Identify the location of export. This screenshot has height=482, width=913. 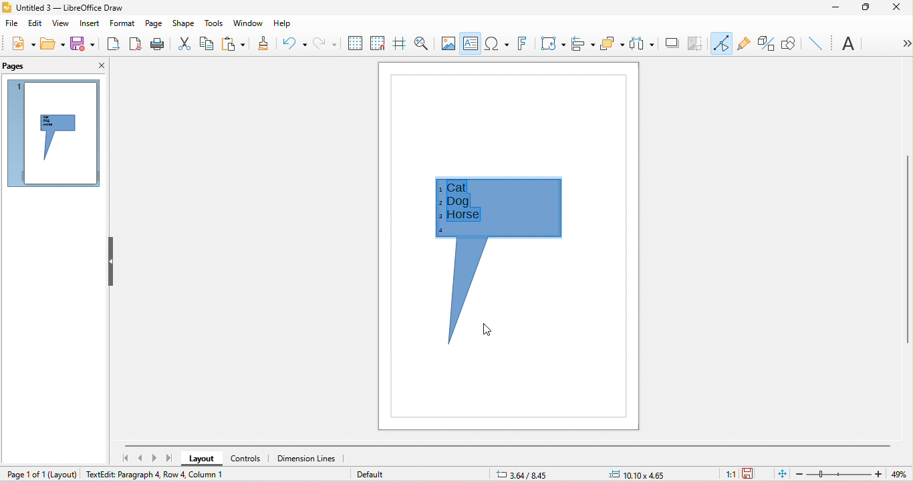
(112, 44).